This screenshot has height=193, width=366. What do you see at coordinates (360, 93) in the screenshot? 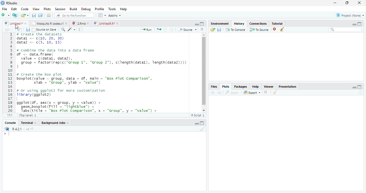
I see `Refresh current plot` at bounding box center [360, 93].